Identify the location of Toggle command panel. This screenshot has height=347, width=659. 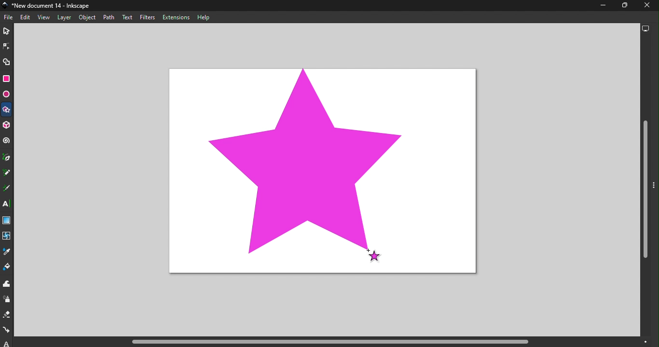
(655, 192).